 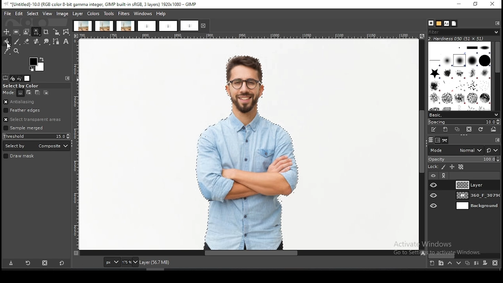 What do you see at coordinates (27, 111) in the screenshot?
I see `feather edges` at bounding box center [27, 111].